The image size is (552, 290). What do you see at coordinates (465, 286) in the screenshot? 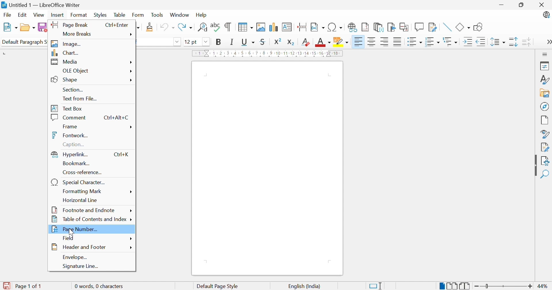
I see `Book view` at bounding box center [465, 286].